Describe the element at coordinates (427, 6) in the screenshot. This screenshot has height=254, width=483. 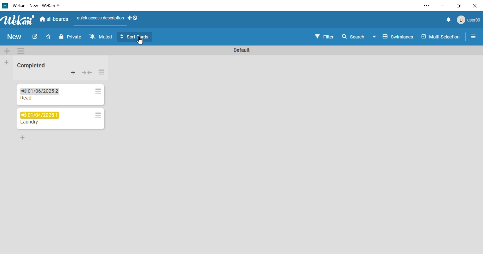
I see `settings and more` at that location.